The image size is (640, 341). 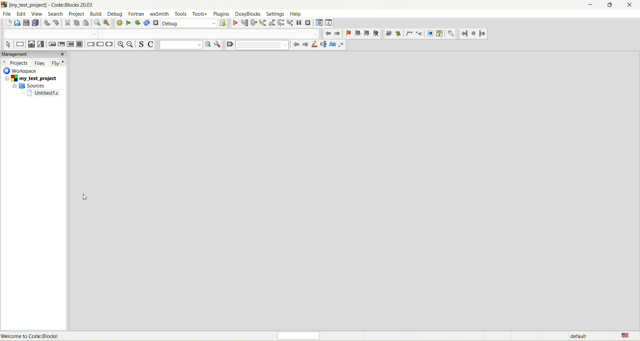 I want to click on tools+, so click(x=201, y=13).